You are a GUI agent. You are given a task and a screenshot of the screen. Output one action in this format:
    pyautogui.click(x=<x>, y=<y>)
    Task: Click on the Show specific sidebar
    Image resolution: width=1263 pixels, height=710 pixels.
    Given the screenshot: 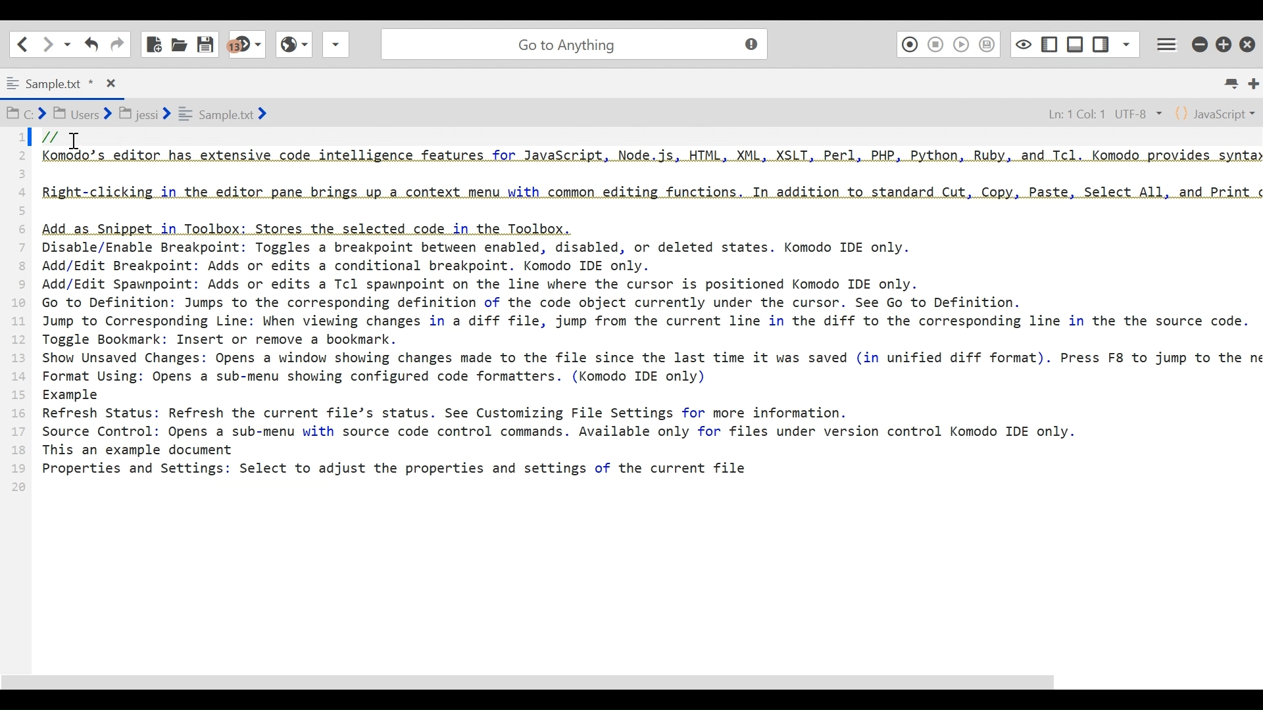 What is the action you would take?
    pyautogui.click(x=1126, y=42)
    